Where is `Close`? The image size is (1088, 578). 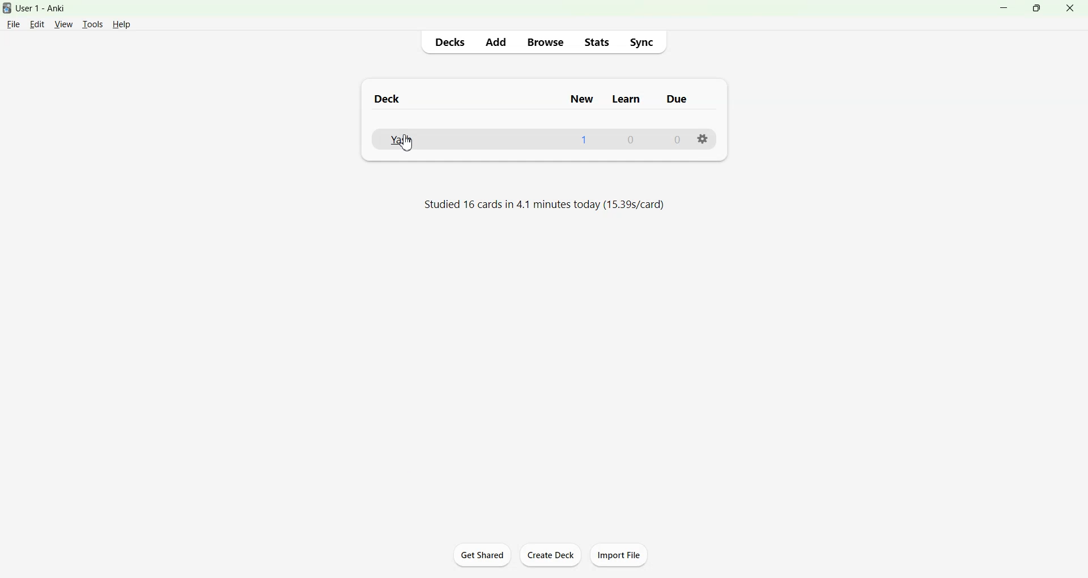
Close is located at coordinates (1069, 8).